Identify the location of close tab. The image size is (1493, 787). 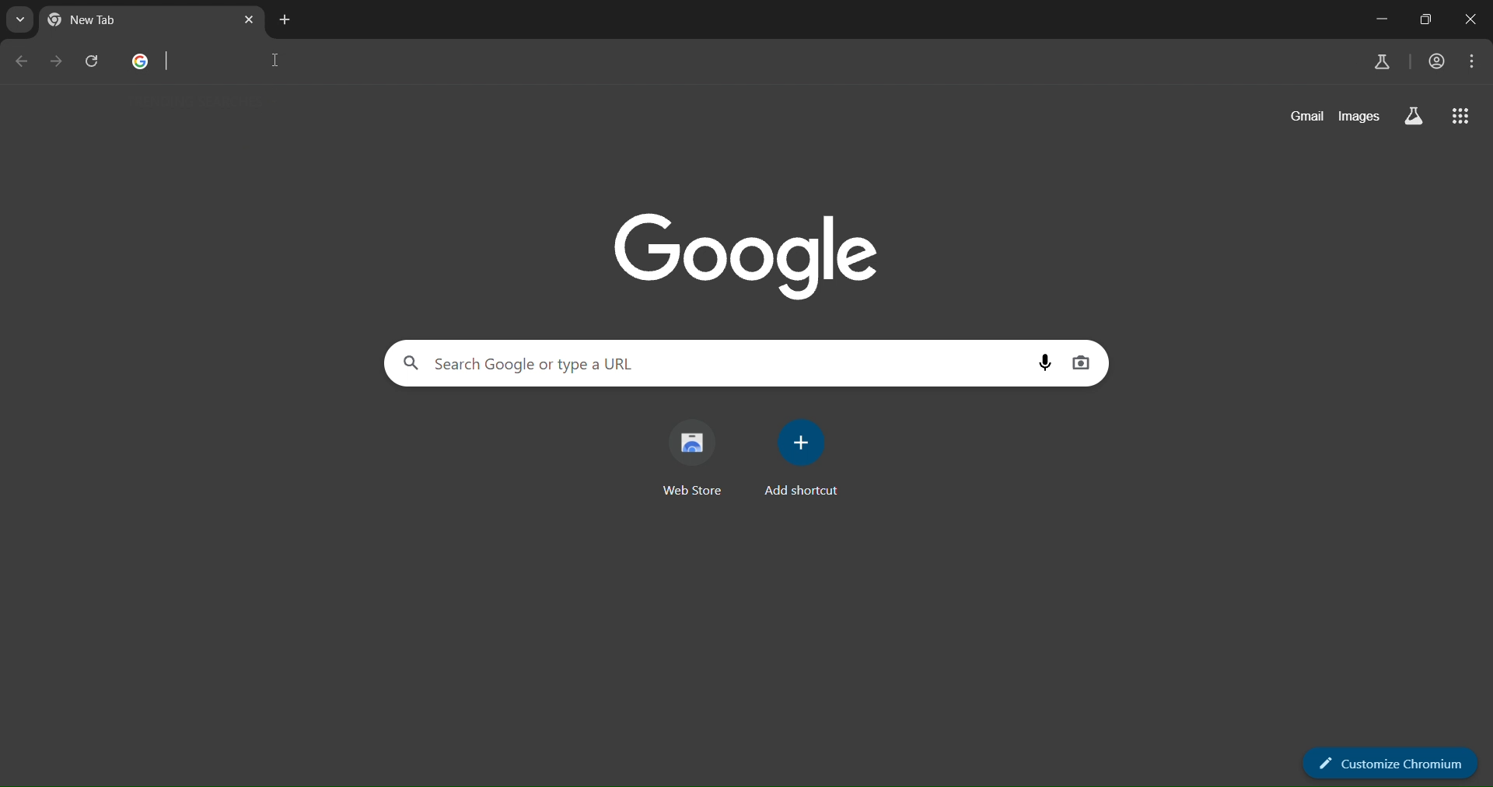
(251, 21).